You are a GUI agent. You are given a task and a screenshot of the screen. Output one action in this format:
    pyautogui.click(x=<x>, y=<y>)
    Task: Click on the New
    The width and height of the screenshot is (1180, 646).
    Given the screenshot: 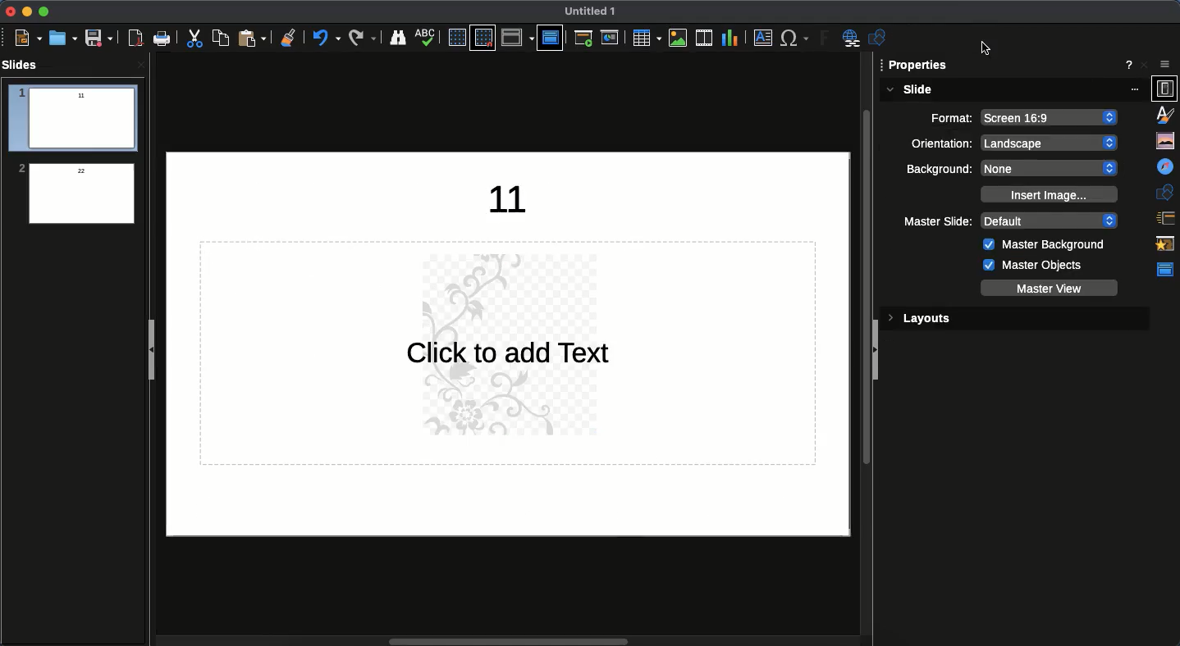 What is the action you would take?
    pyautogui.click(x=28, y=39)
    